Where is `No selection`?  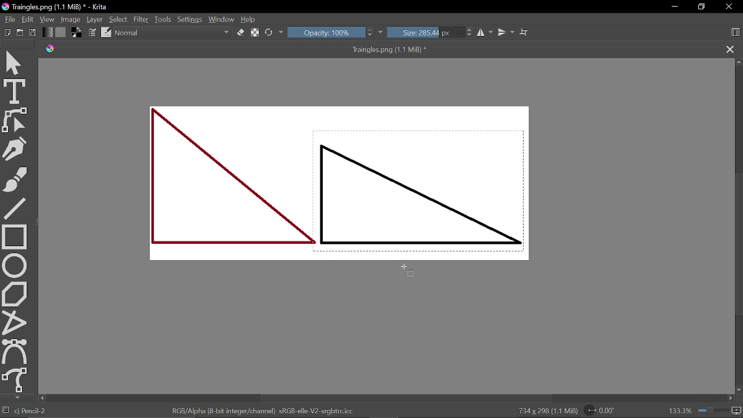
No selection is located at coordinates (6, 411).